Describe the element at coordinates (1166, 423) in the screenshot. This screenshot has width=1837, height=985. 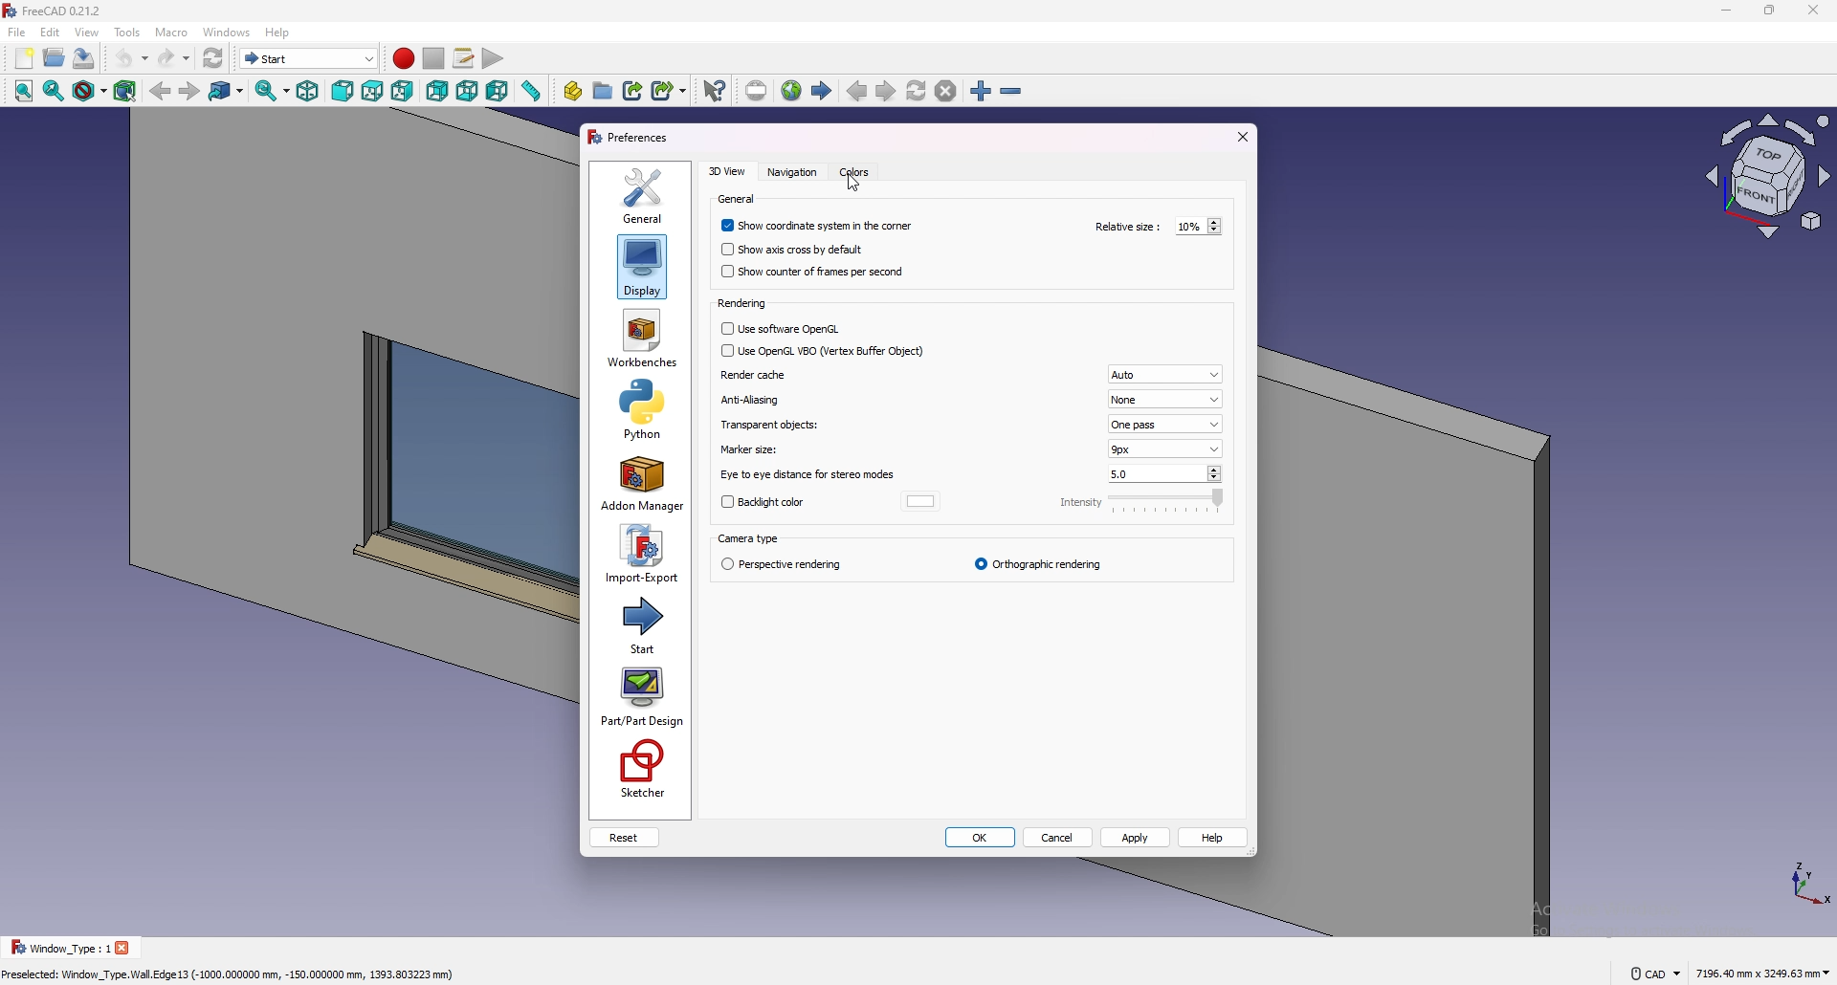
I see `one pass` at that location.